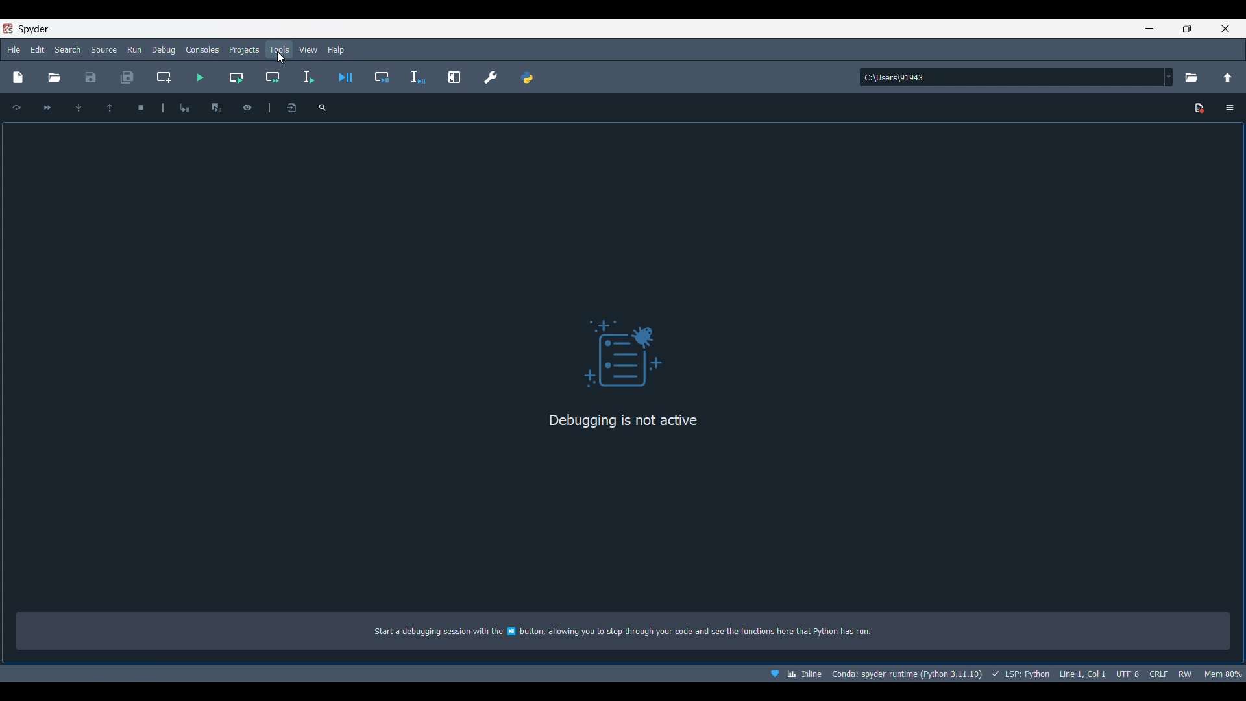  Describe the element at coordinates (236, 78) in the screenshot. I see `Run current cell` at that location.